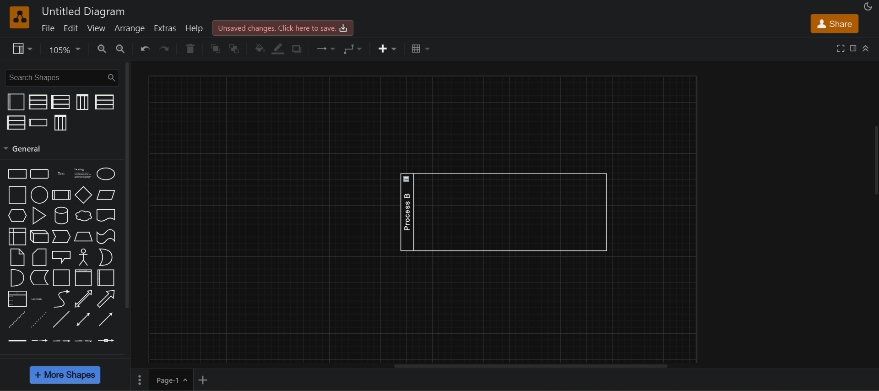 The width and height of the screenshot is (879, 391). I want to click on format, so click(853, 47).